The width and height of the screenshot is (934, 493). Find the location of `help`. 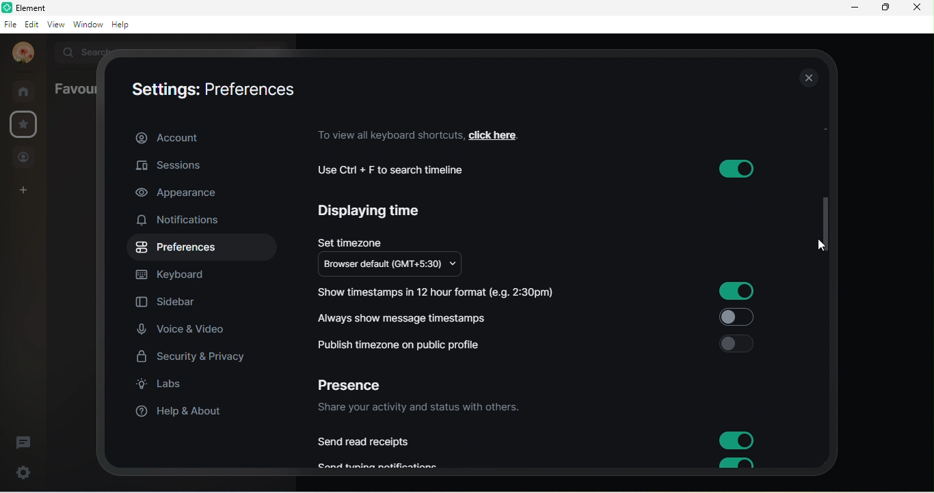

help is located at coordinates (125, 26).